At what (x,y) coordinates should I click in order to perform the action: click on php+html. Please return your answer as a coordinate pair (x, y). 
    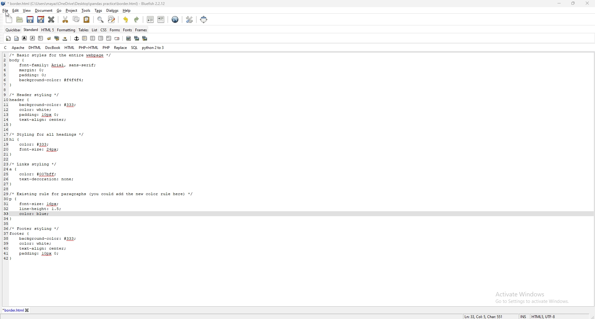
    Looking at the image, I should click on (89, 48).